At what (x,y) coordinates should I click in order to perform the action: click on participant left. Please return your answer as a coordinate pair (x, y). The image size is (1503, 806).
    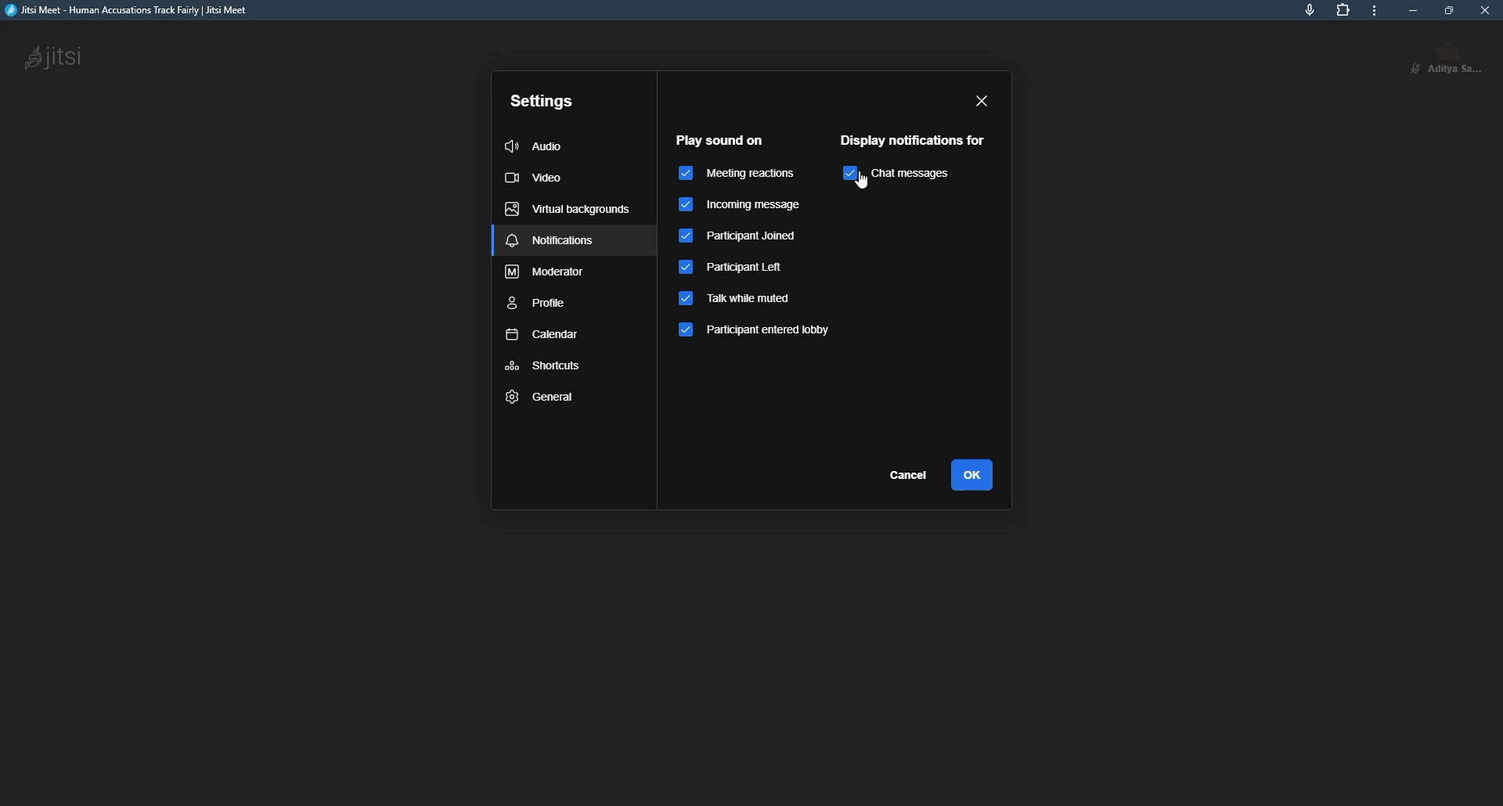
    Looking at the image, I should click on (734, 268).